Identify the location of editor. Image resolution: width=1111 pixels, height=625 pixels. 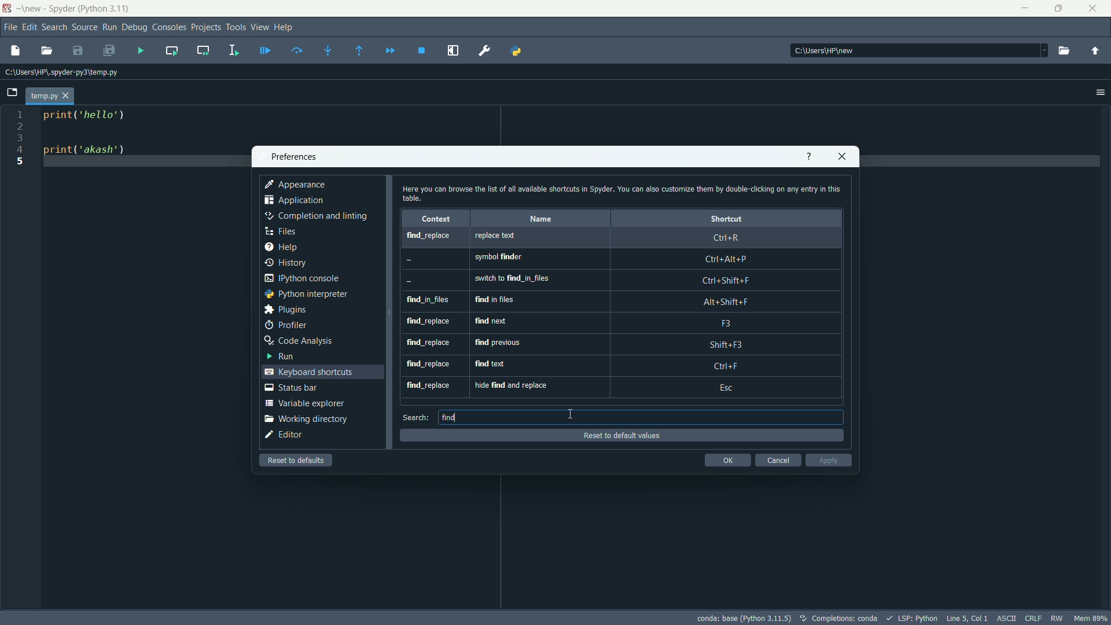
(285, 436).